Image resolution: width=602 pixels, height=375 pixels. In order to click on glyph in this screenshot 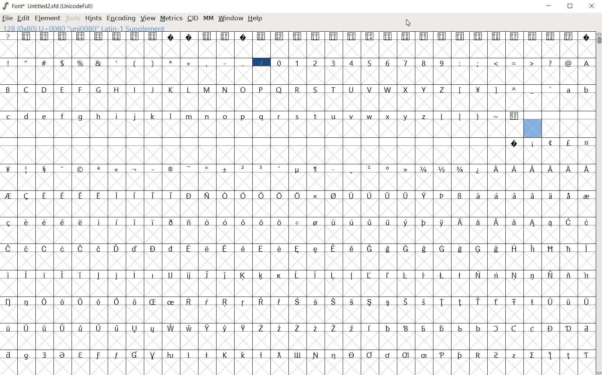, I will do `click(45, 170)`.